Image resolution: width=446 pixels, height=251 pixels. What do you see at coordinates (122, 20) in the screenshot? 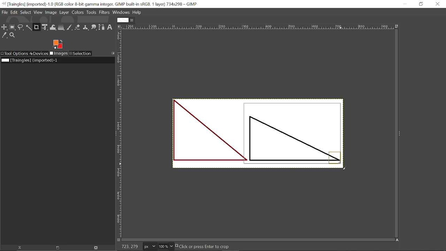
I see `Current tab` at bounding box center [122, 20].